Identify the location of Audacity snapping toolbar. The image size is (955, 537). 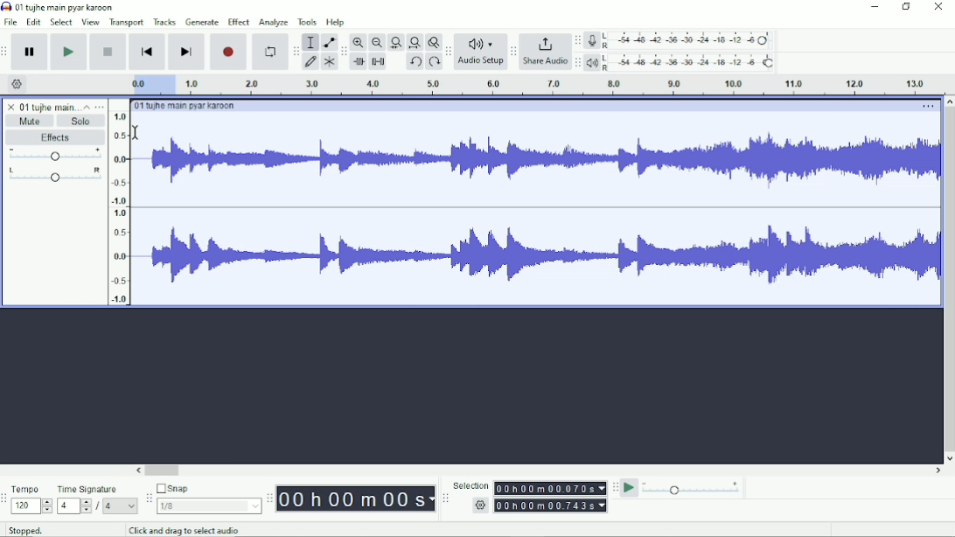
(148, 498).